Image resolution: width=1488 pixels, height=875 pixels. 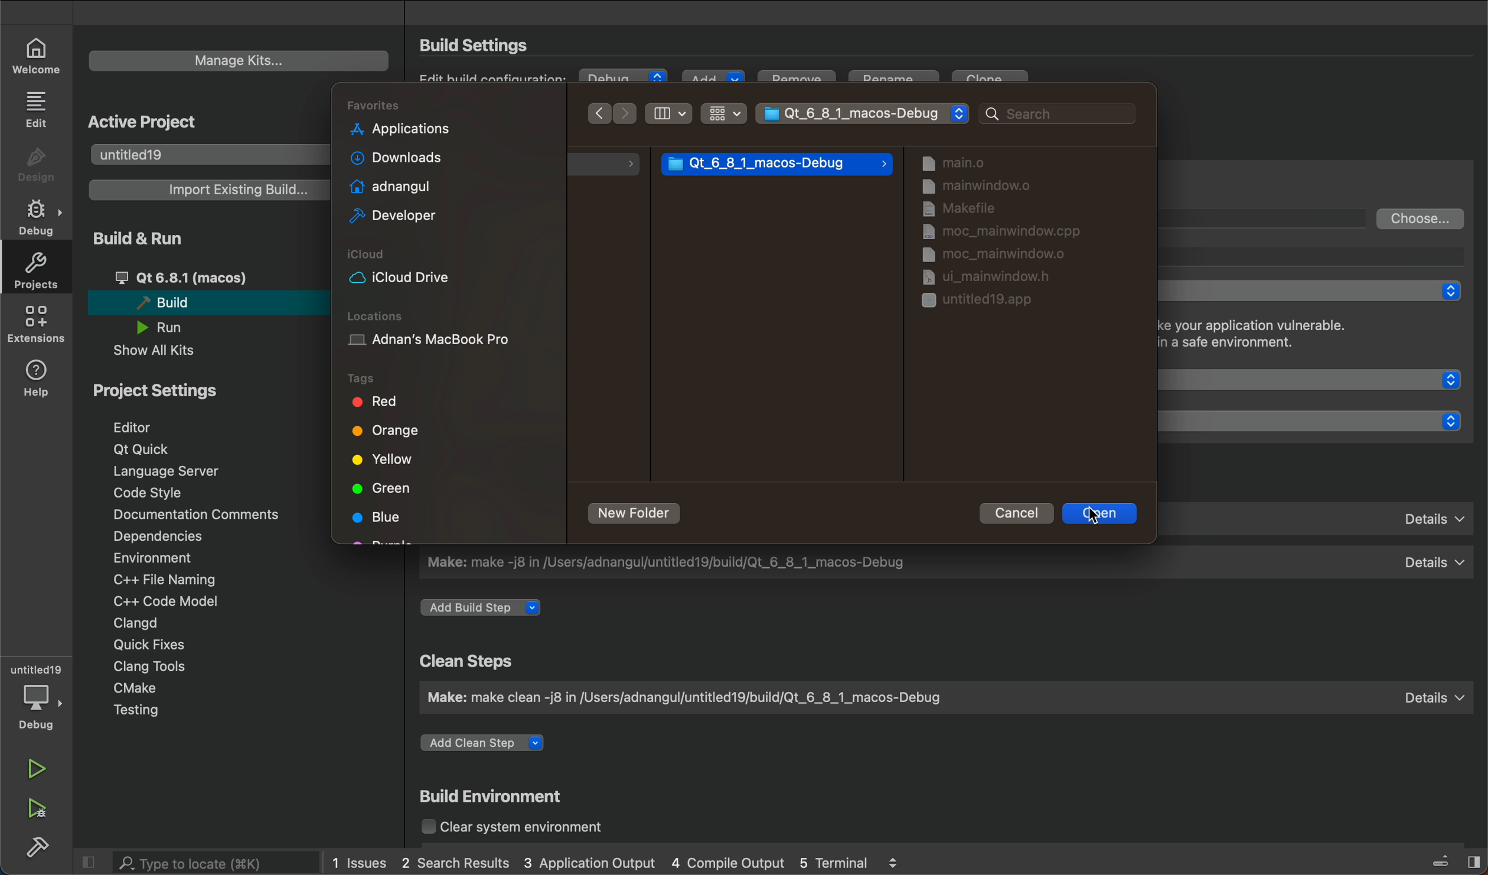 What do you see at coordinates (994, 81) in the screenshot?
I see `clone` at bounding box center [994, 81].